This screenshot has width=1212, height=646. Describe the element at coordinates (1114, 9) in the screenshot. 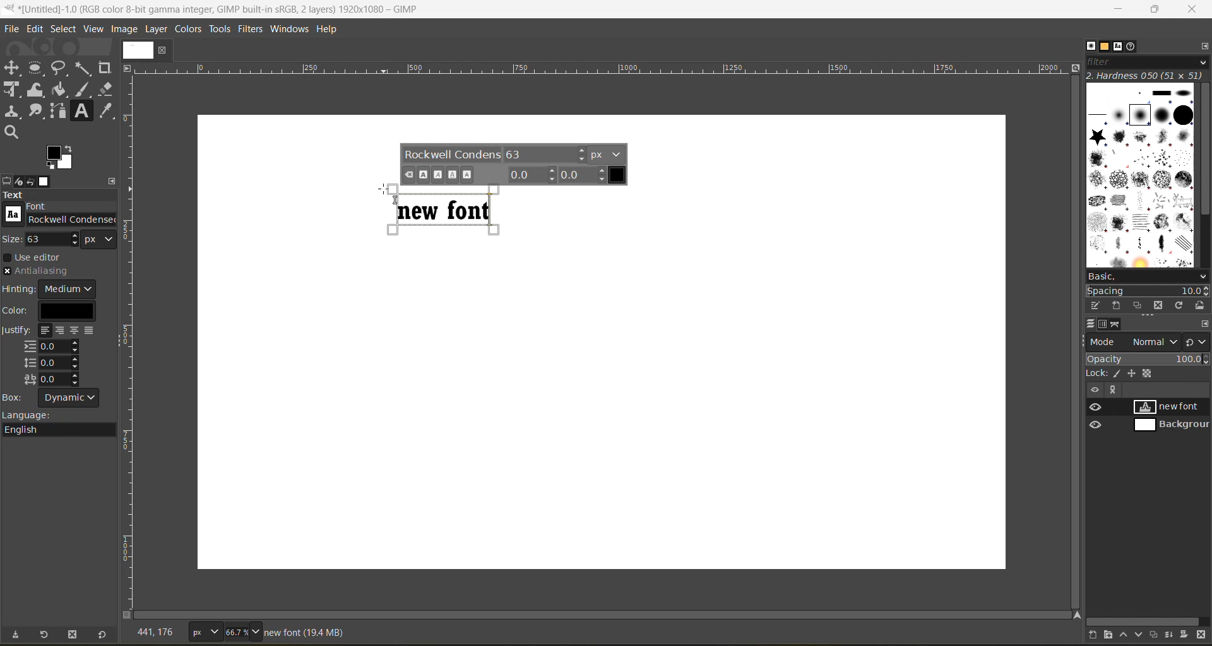

I see `minimize` at that location.